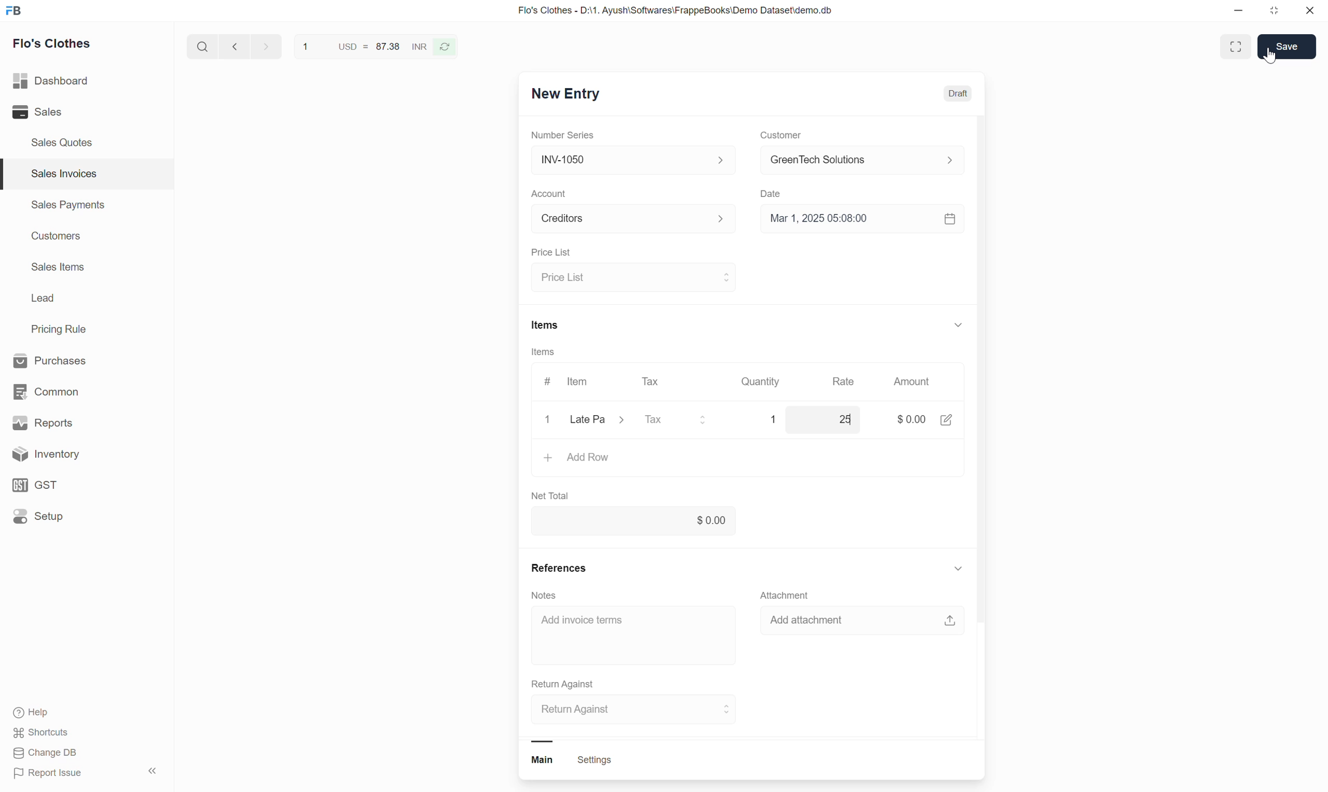  What do you see at coordinates (775, 419) in the screenshot?
I see `Quantity` at bounding box center [775, 419].